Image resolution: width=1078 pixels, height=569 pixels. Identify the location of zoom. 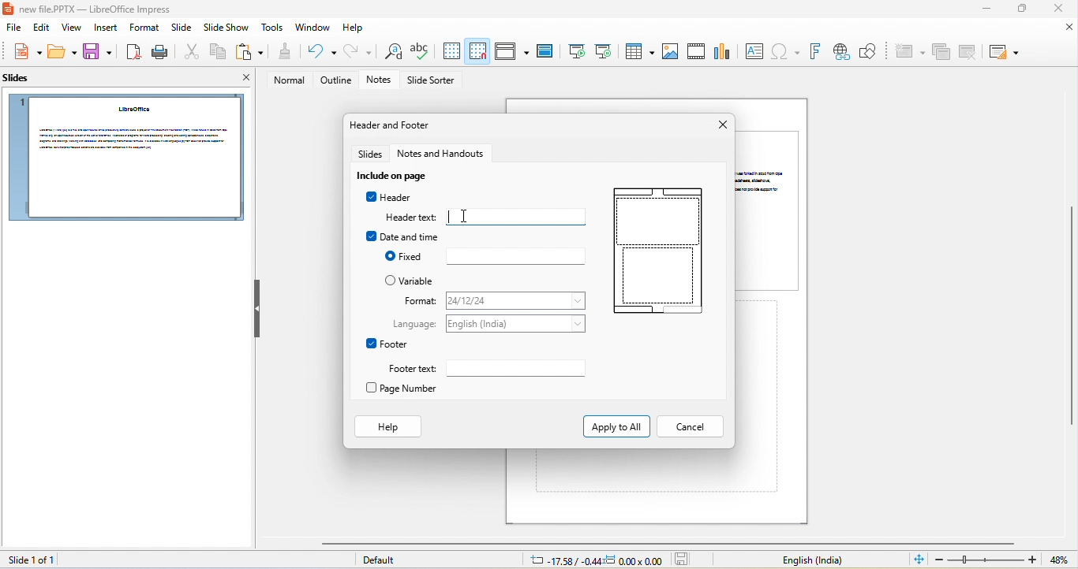
(986, 560).